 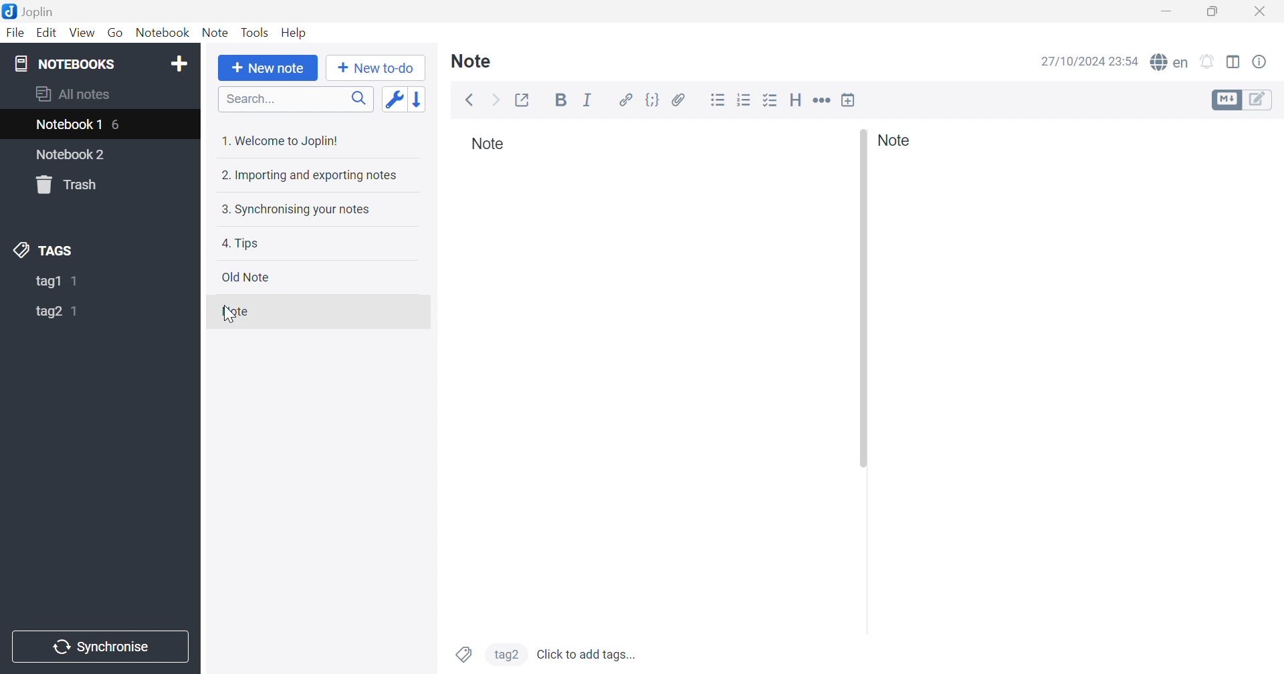 What do you see at coordinates (862, 298) in the screenshot?
I see `` at bounding box center [862, 298].